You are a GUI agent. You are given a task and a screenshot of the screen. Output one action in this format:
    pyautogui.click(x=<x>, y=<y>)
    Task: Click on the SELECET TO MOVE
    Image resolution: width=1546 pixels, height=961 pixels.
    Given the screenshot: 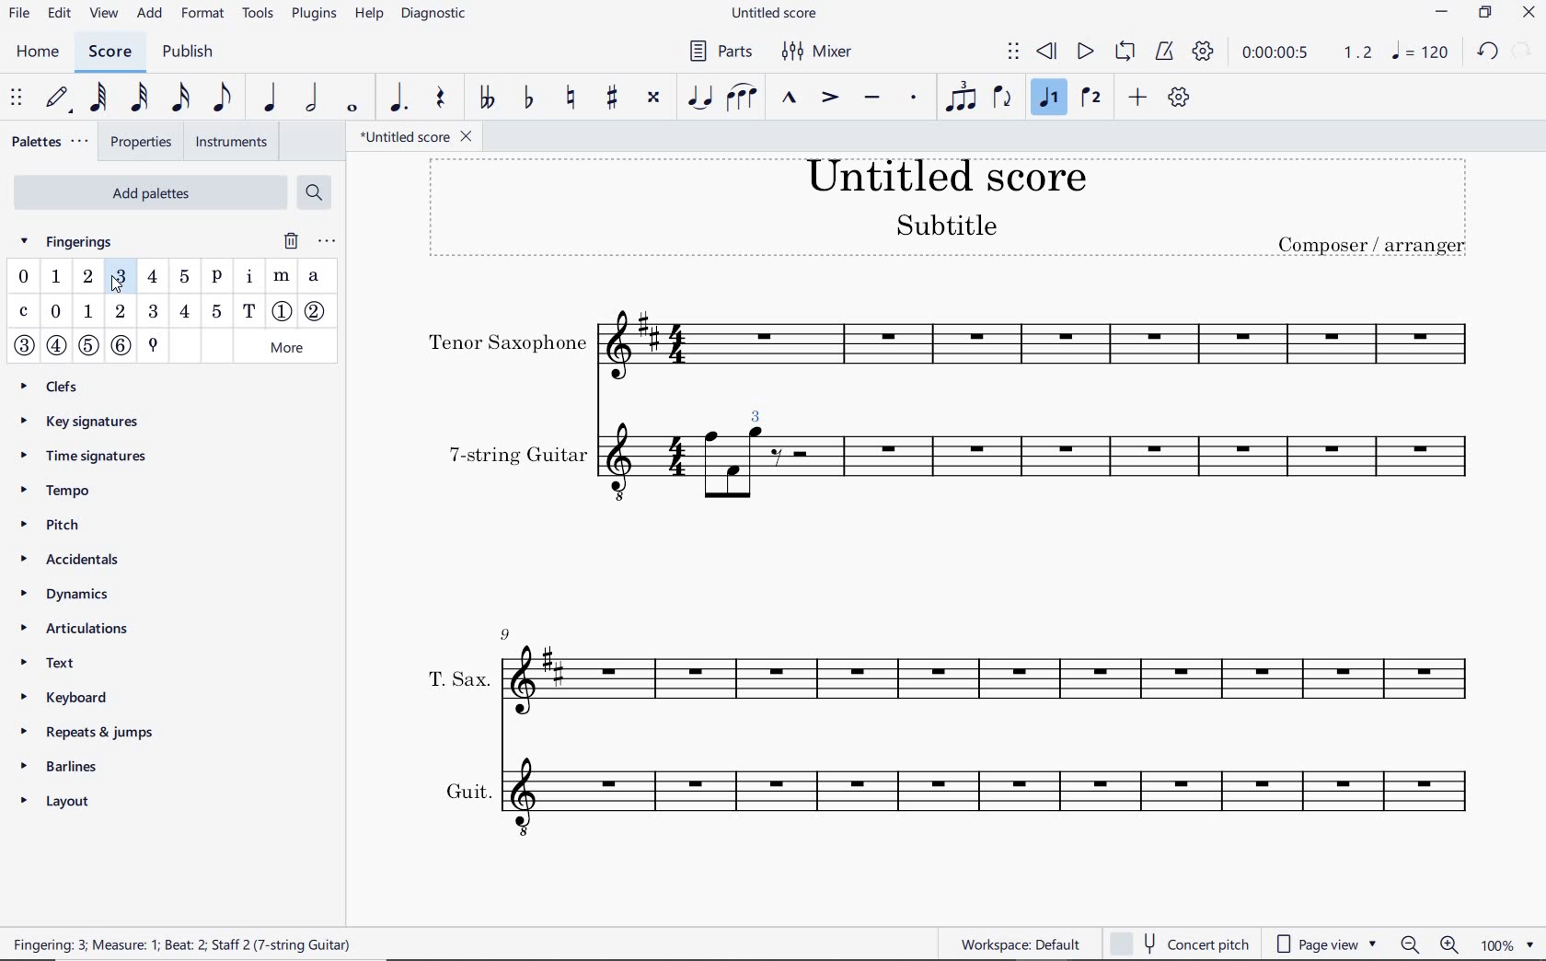 What is the action you would take?
    pyautogui.click(x=17, y=98)
    